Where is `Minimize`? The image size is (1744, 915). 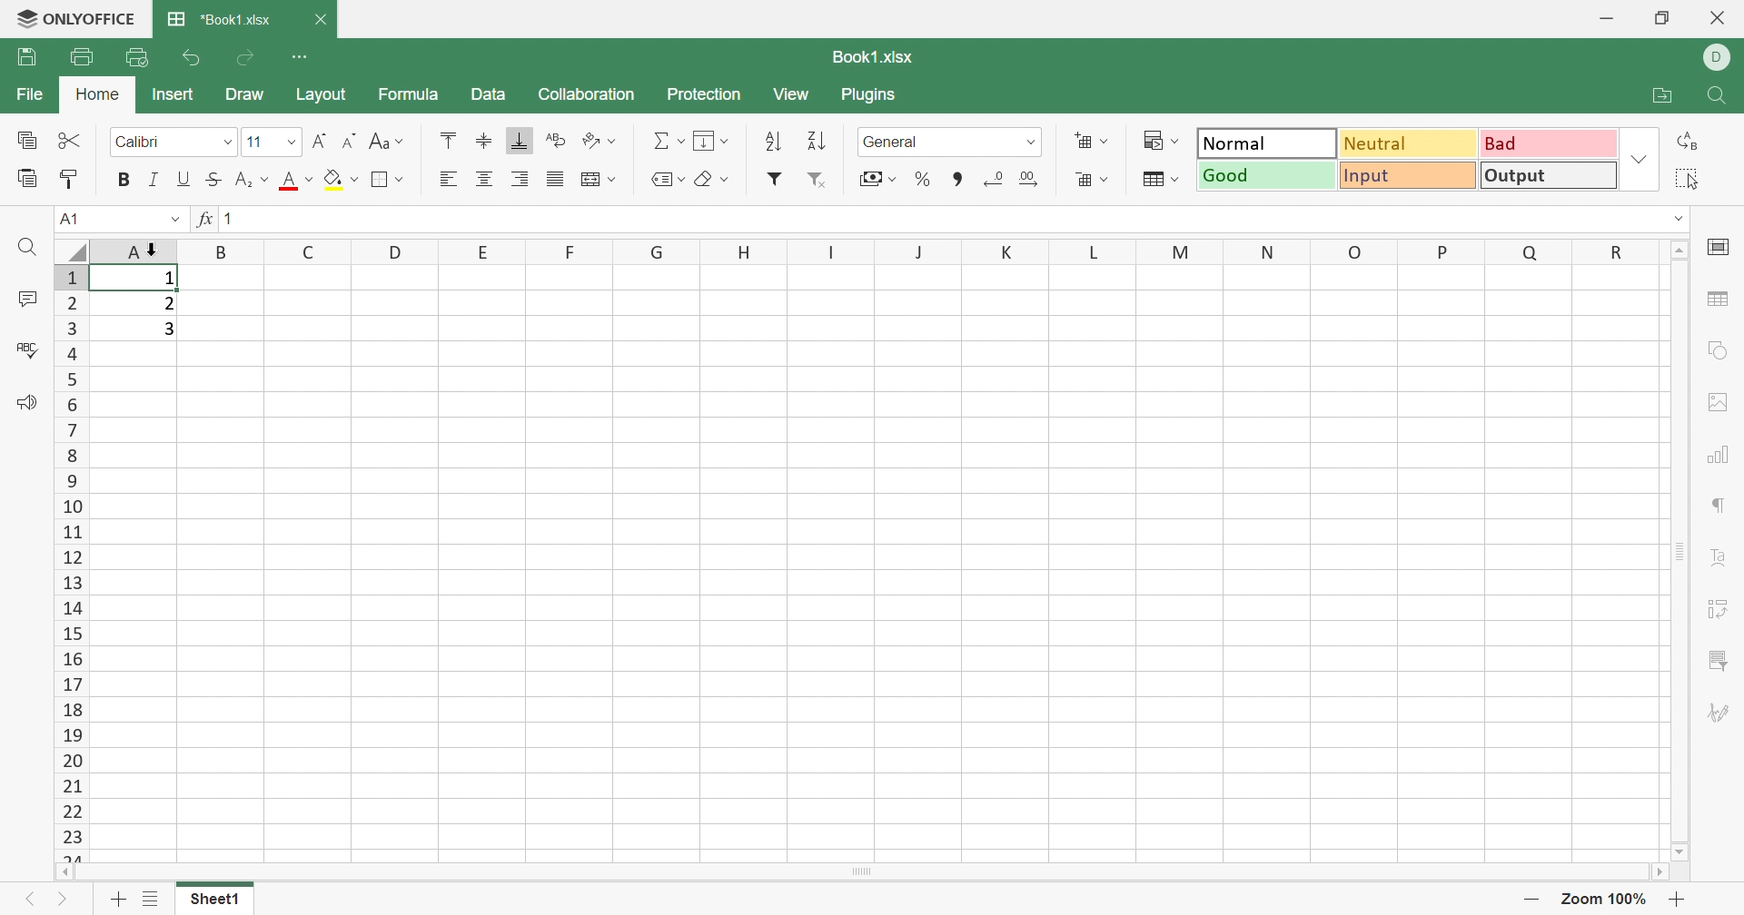 Minimize is located at coordinates (1606, 21).